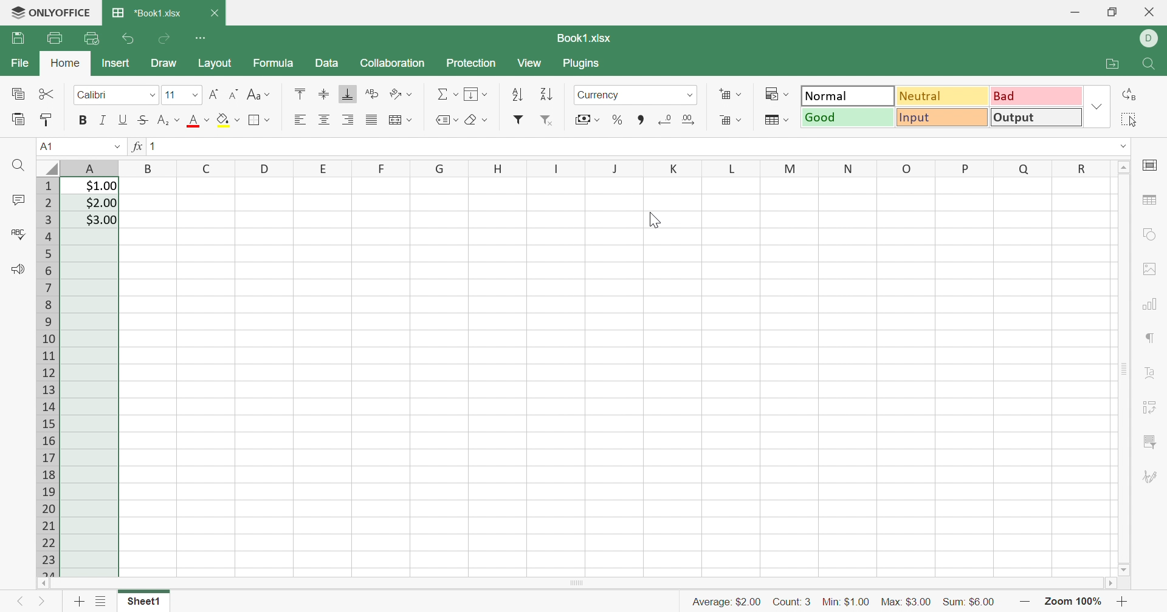 This screenshot has width=1167, height=612. I want to click on Increment size, so click(214, 95).